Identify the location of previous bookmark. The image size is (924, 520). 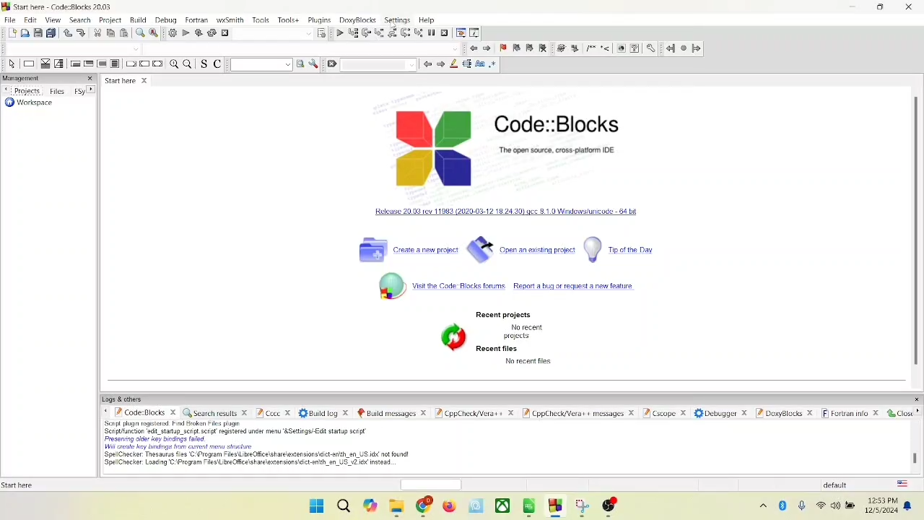
(516, 47).